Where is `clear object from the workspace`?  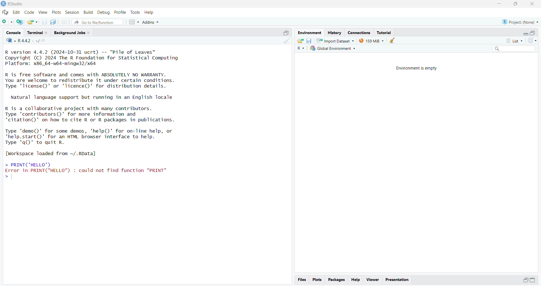
clear object from the workspace is located at coordinates (393, 41).